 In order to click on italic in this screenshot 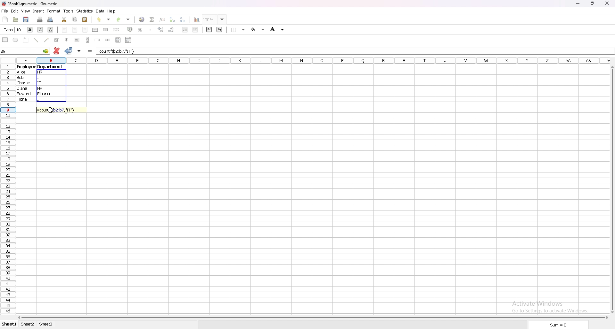, I will do `click(40, 29)`.